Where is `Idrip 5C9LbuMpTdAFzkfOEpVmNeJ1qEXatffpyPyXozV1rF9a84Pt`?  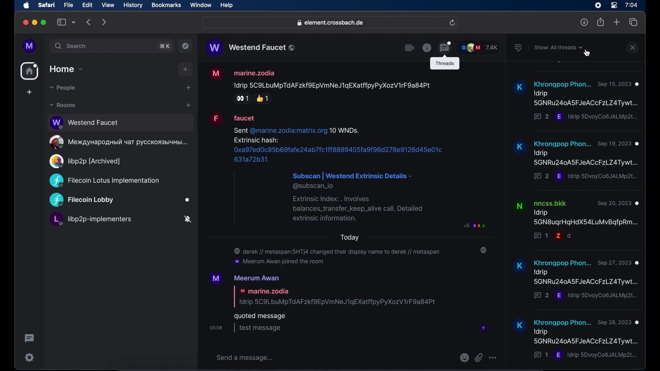
Idrip 5C9LbuMpTdAFzkfOEpVmNeJ1qEXatffpyPyXozV1rF9a84Pt is located at coordinates (335, 85).